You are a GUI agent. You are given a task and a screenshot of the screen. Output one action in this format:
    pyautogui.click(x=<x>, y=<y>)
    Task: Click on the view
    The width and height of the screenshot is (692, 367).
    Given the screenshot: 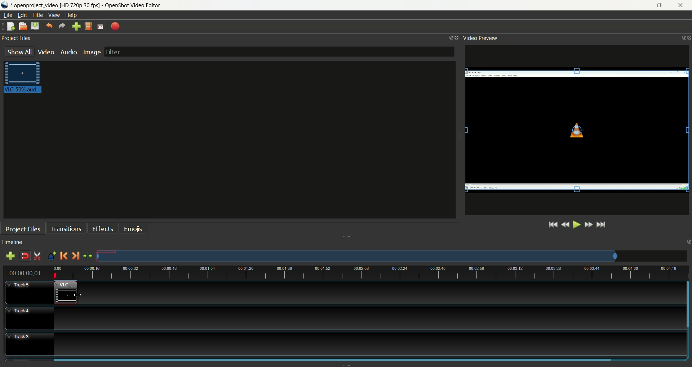 What is the action you would take?
    pyautogui.click(x=54, y=15)
    